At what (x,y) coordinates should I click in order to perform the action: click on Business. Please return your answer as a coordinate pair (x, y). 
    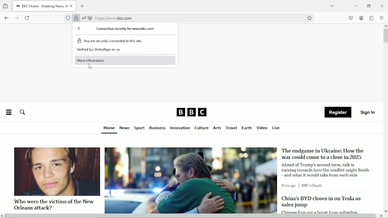
    Looking at the image, I should click on (157, 128).